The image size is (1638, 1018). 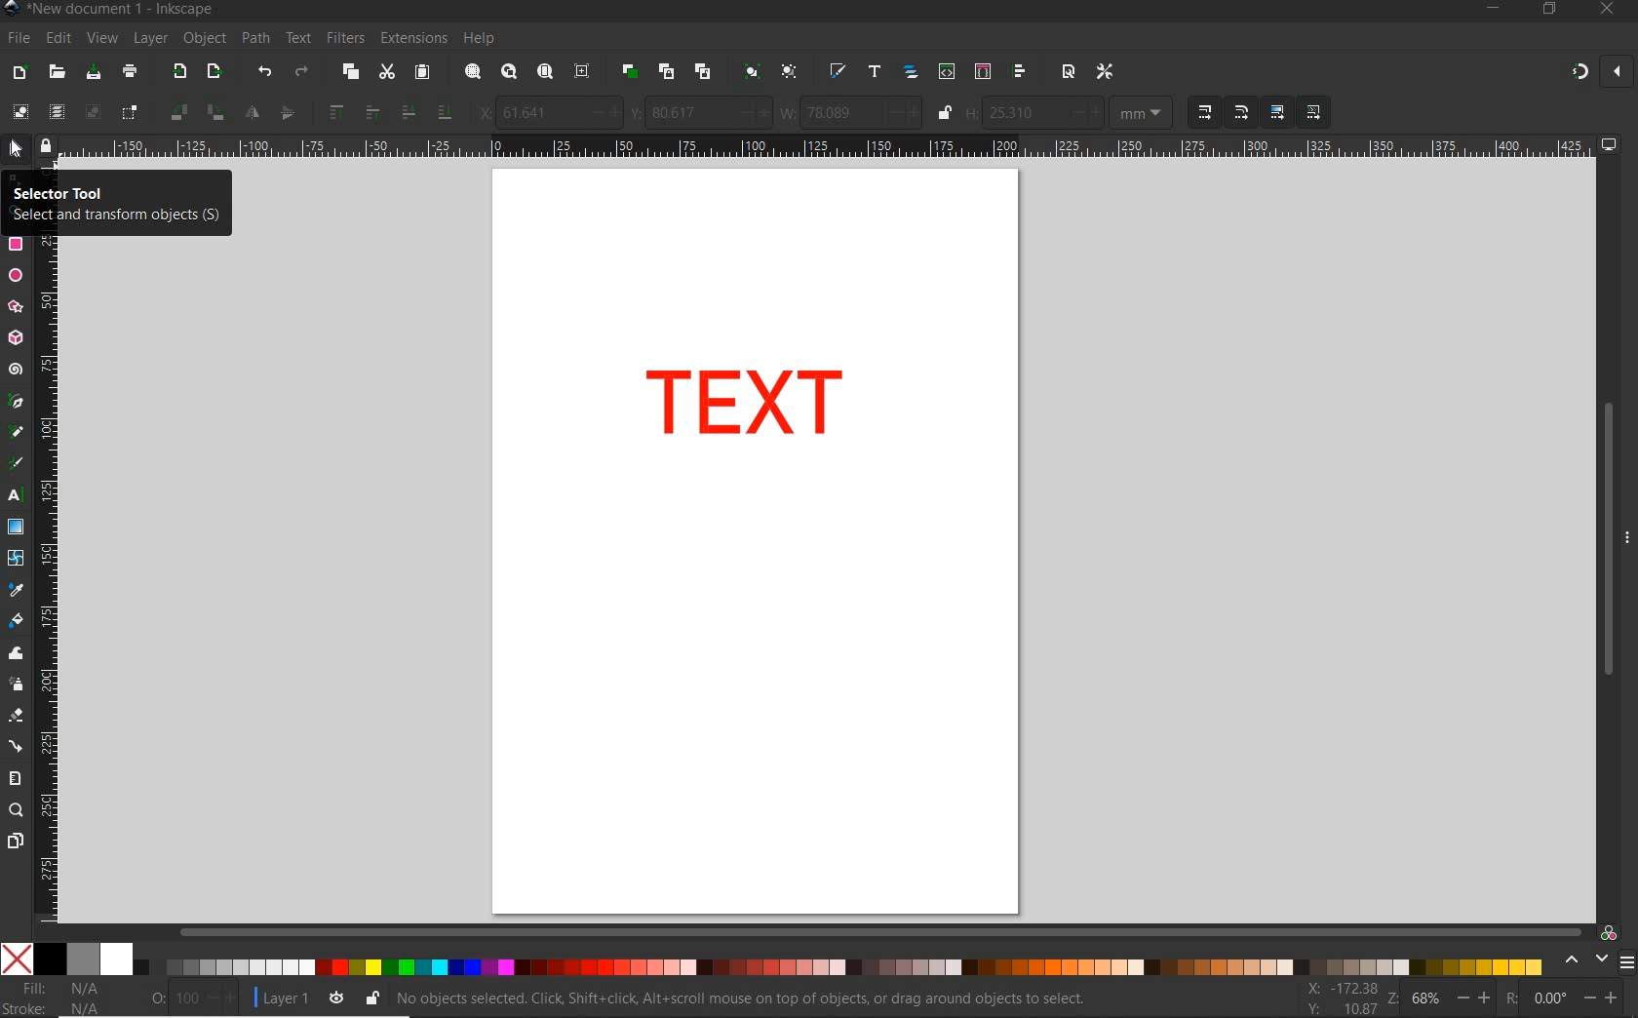 What do you see at coordinates (789, 73) in the screenshot?
I see `ungroup` at bounding box center [789, 73].